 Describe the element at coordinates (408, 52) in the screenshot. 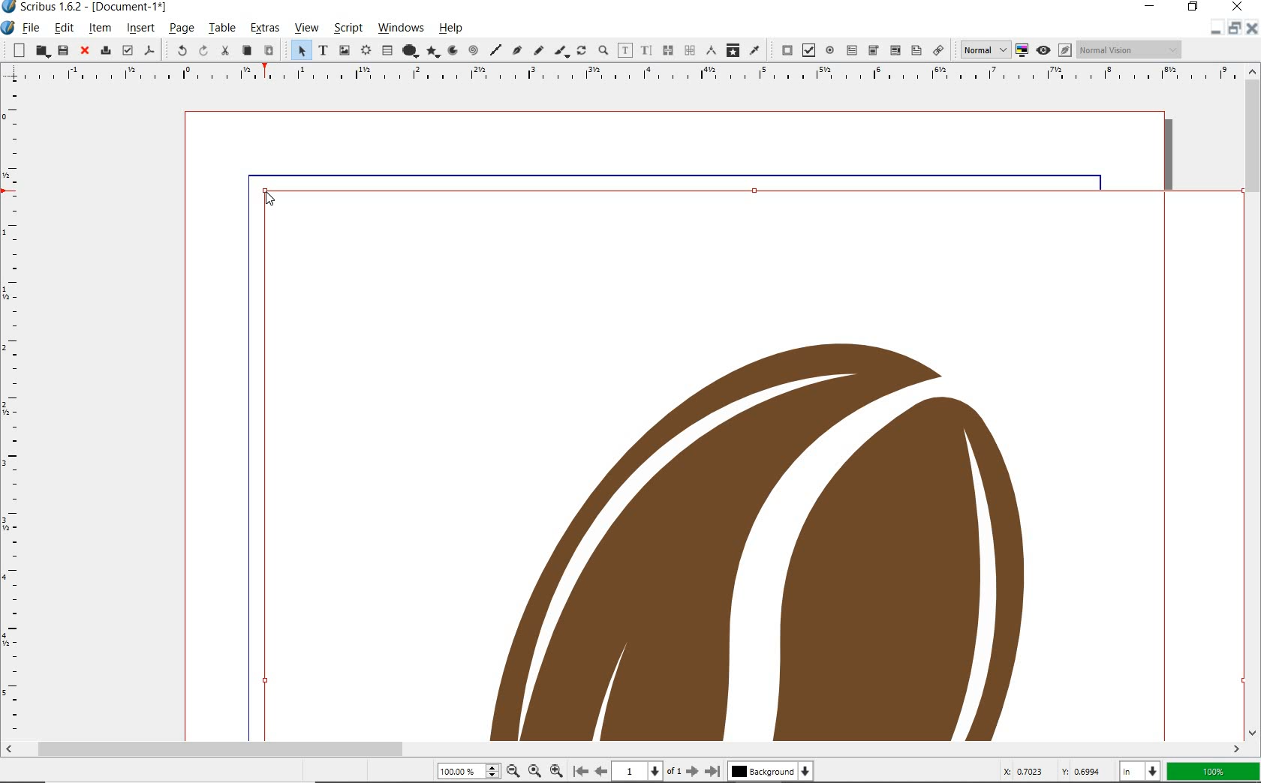

I see `shape` at that location.